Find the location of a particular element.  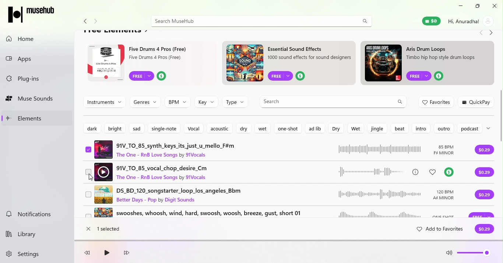

more options is located at coordinates (490, 128).